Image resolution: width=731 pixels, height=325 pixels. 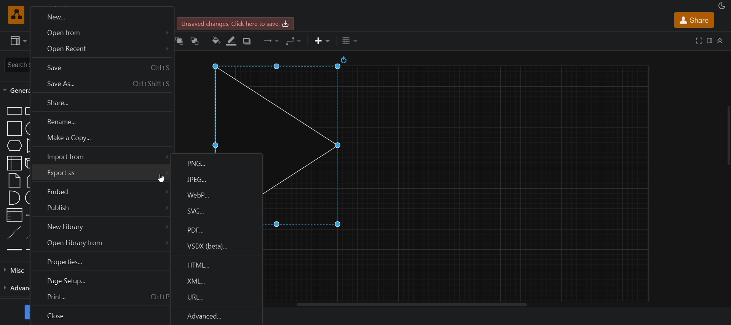 What do you see at coordinates (101, 15) in the screenshot?
I see `new` at bounding box center [101, 15].